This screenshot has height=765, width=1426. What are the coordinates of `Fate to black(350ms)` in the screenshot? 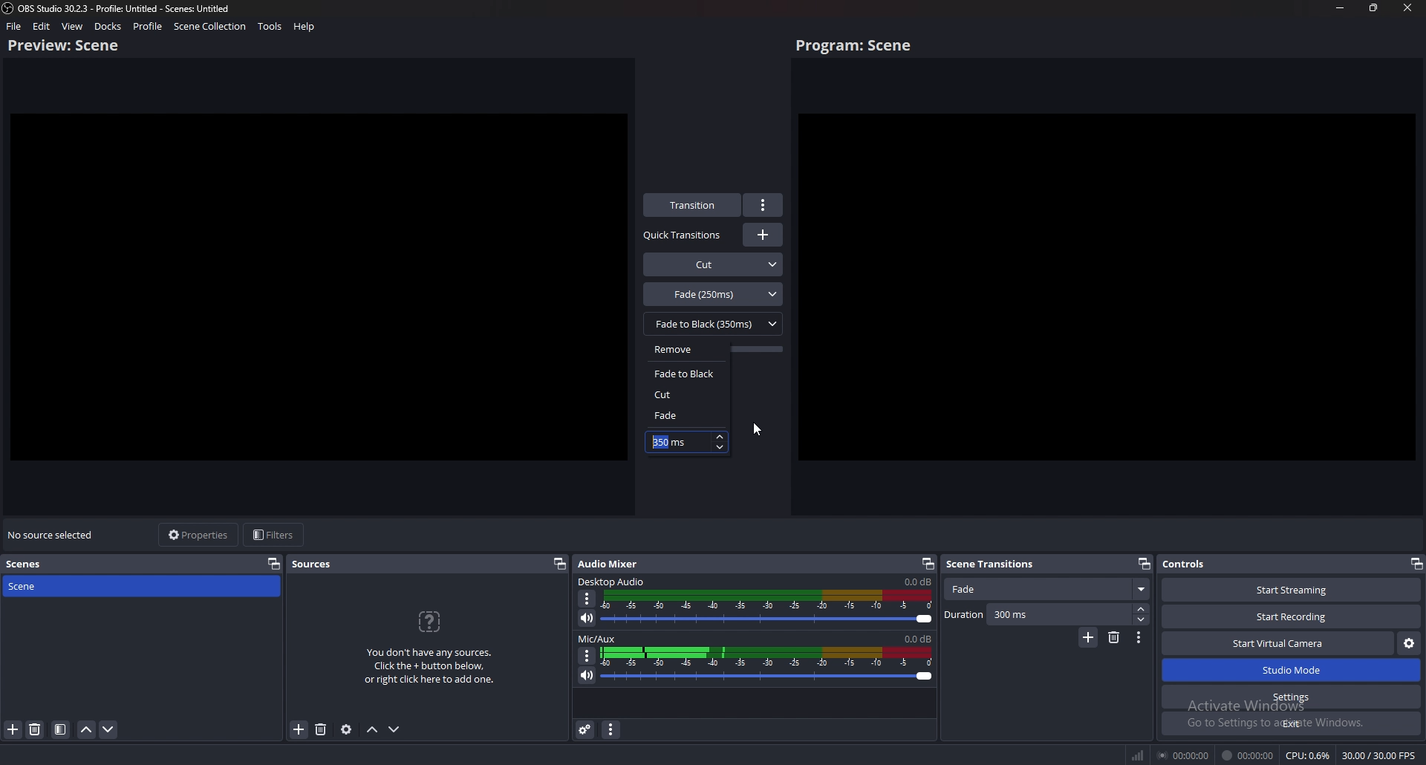 It's located at (713, 323).